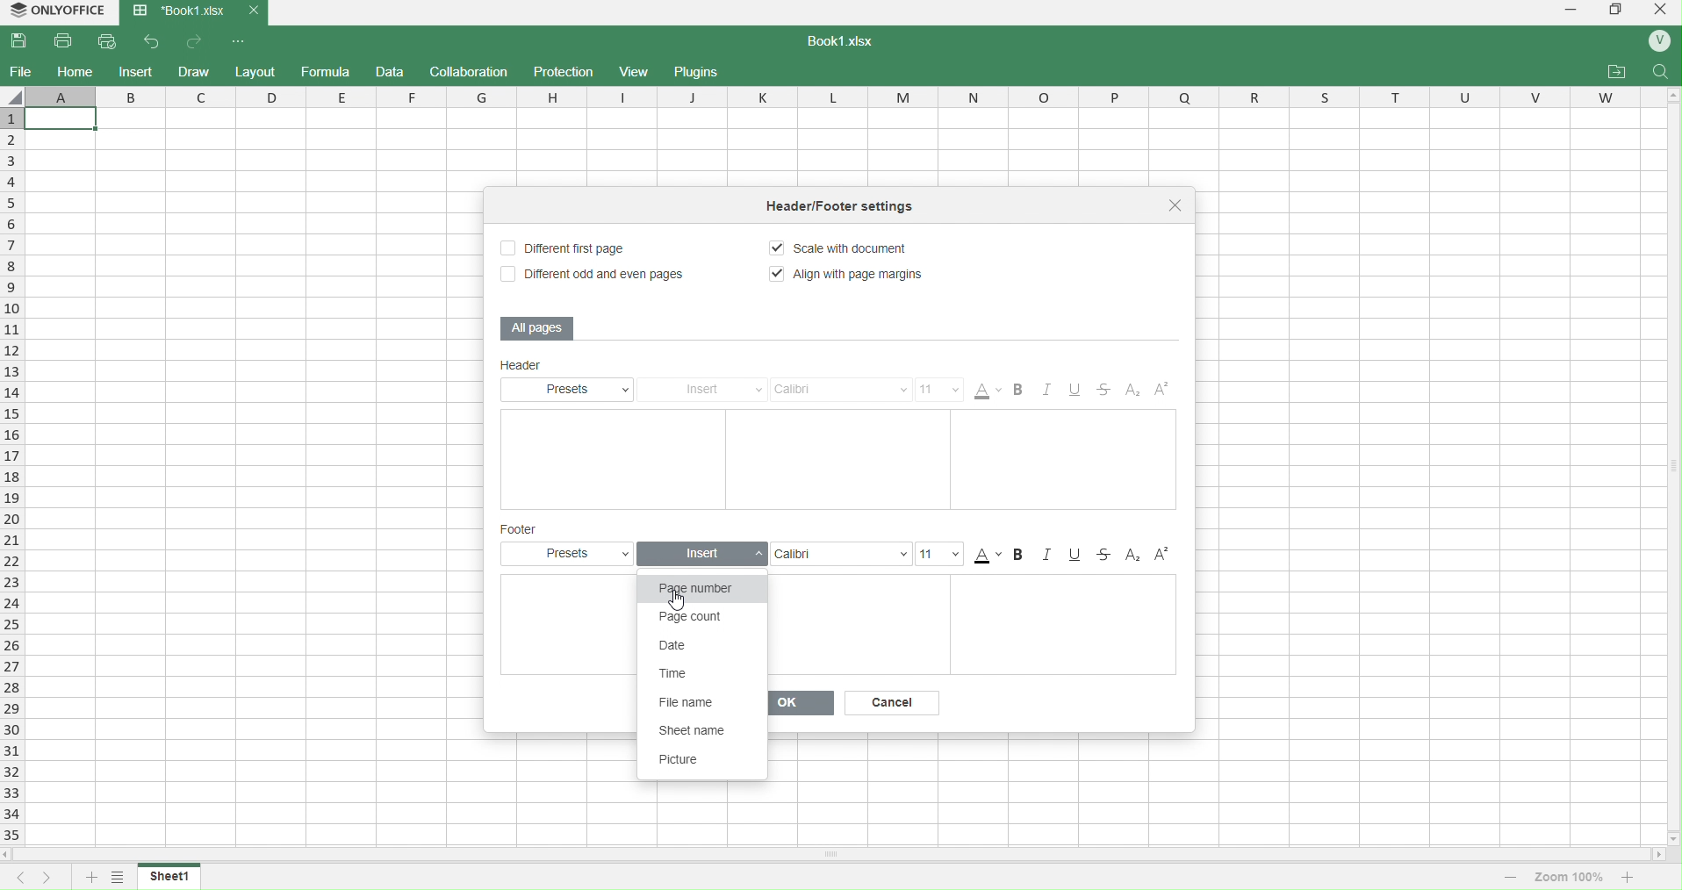 The width and height of the screenshot is (1682, 890). Describe the element at coordinates (850, 250) in the screenshot. I see `Scale document` at that location.